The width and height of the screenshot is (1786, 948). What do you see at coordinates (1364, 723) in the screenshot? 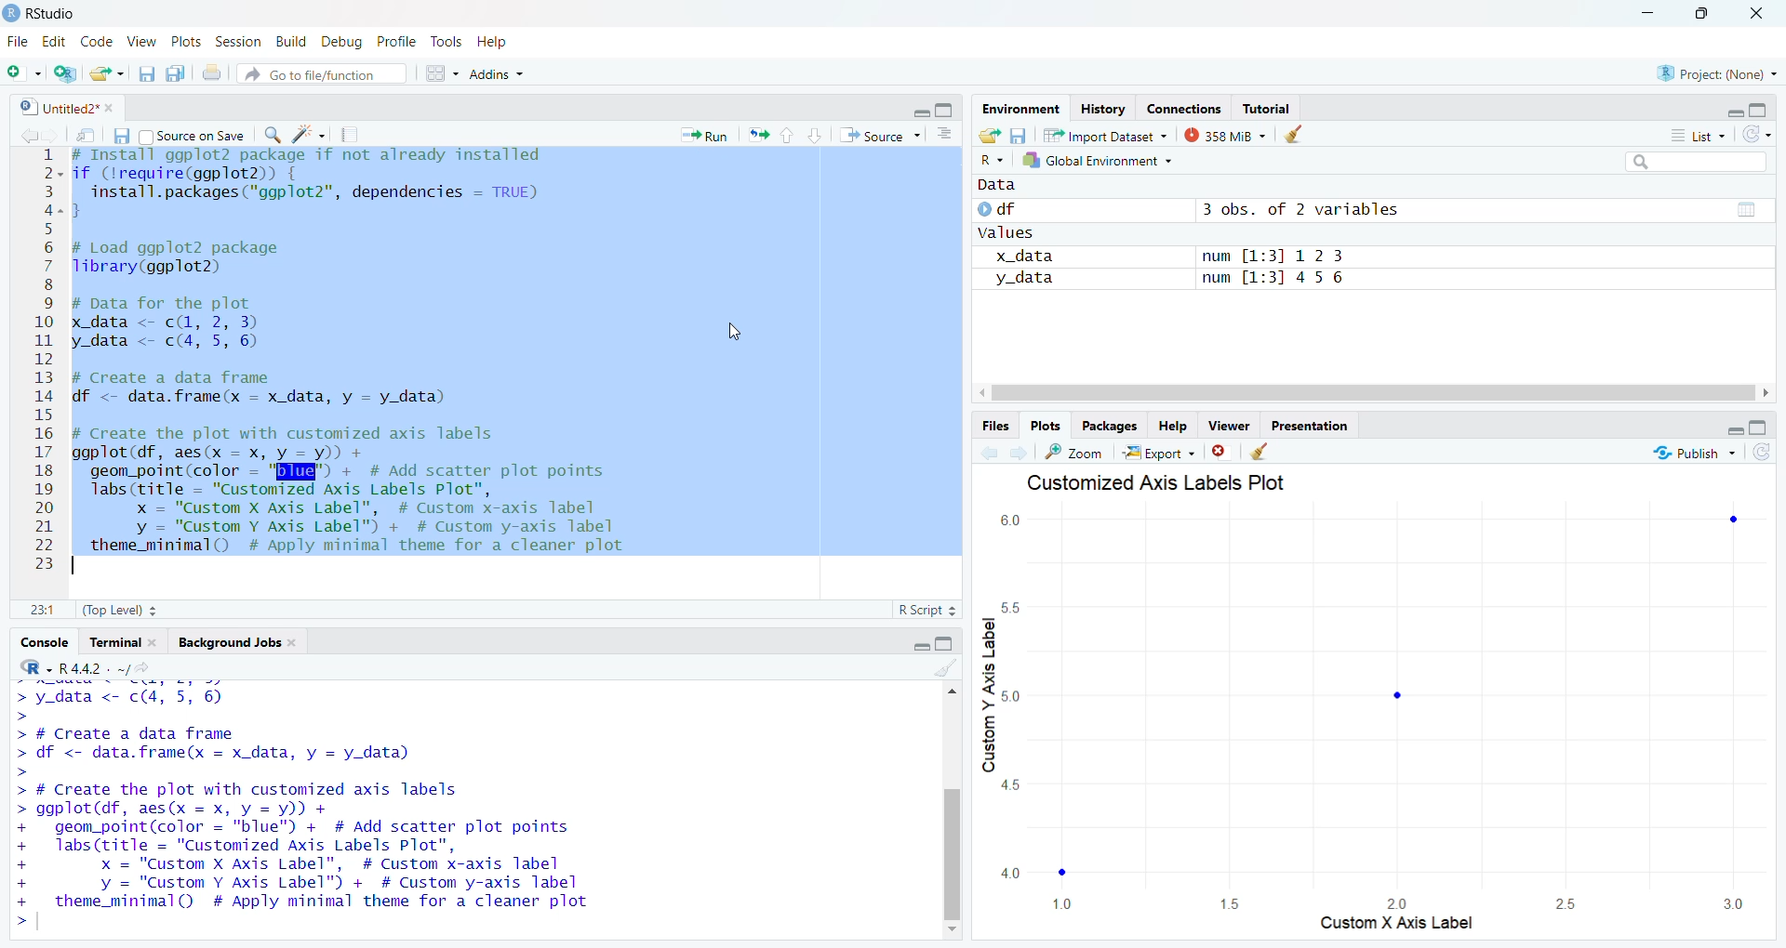
I see `chart` at bounding box center [1364, 723].